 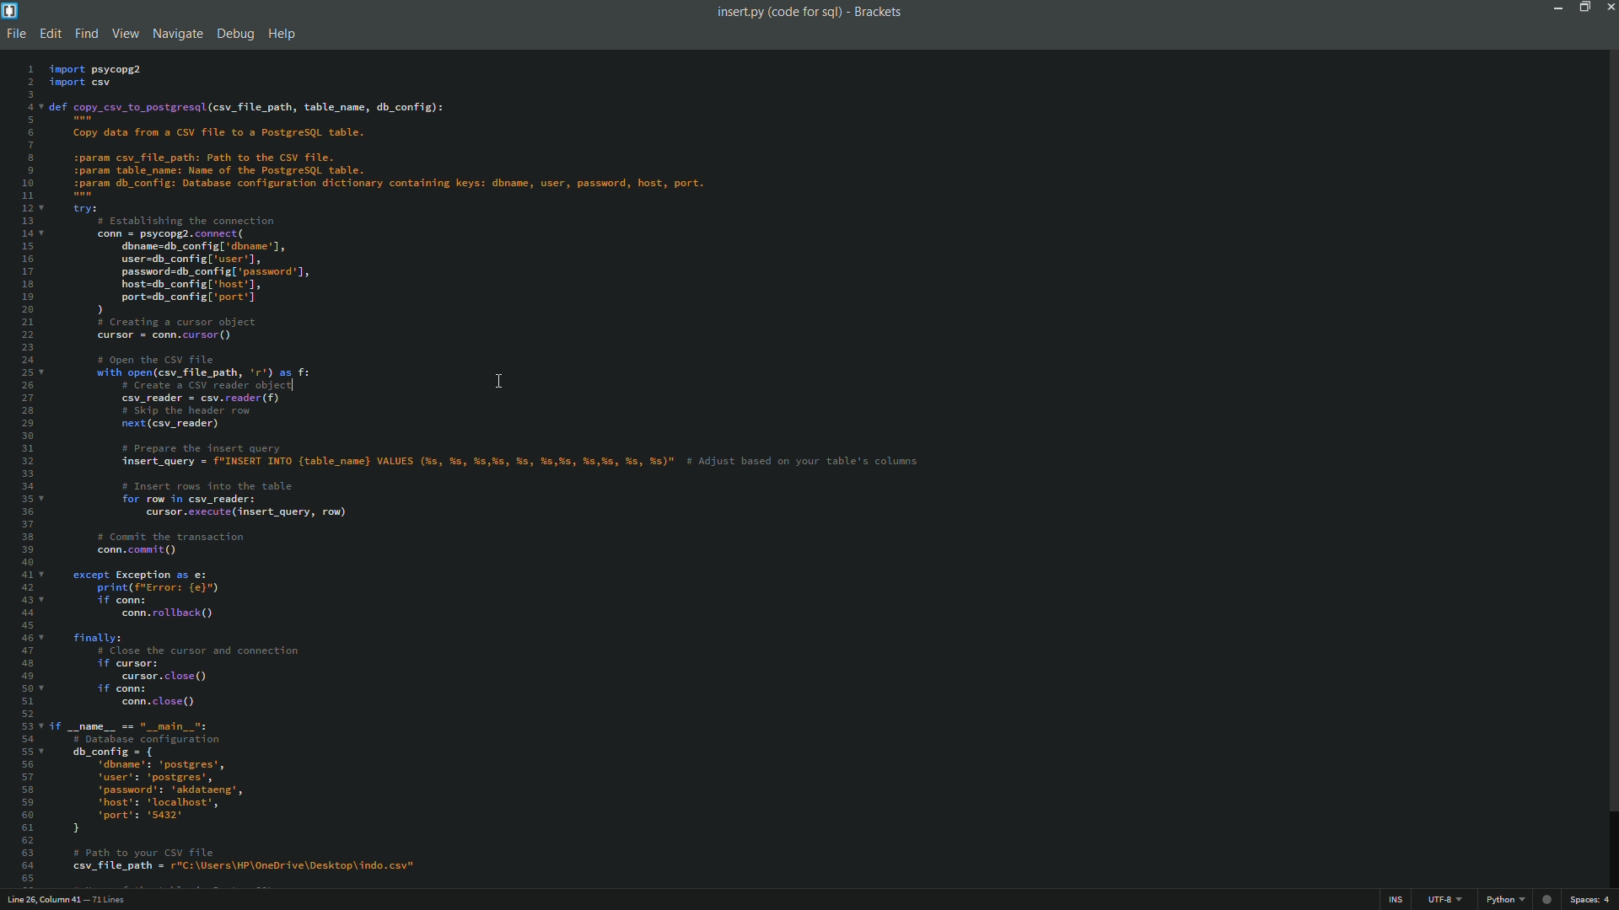 What do you see at coordinates (40, 901) in the screenshot?
I see `cursor position` at bounding box center [40, 901].